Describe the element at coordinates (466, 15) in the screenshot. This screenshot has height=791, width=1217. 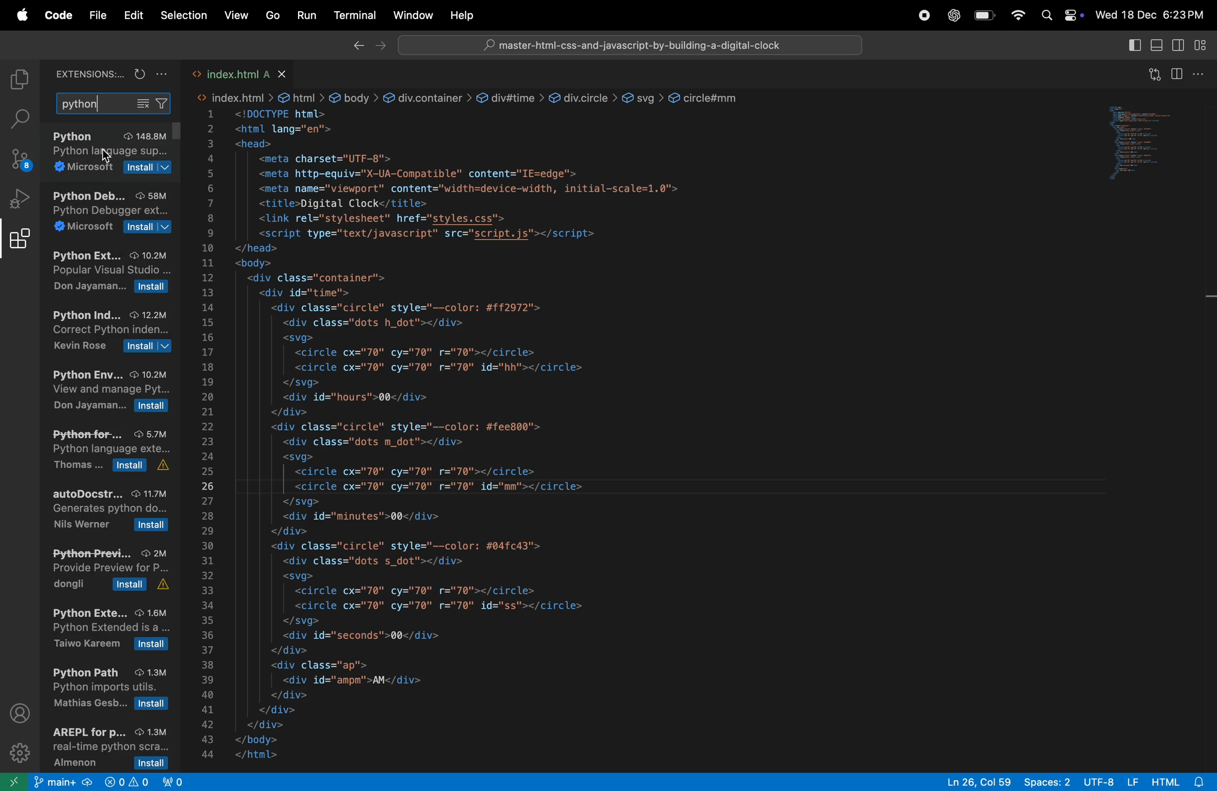
I see `help` at that location.